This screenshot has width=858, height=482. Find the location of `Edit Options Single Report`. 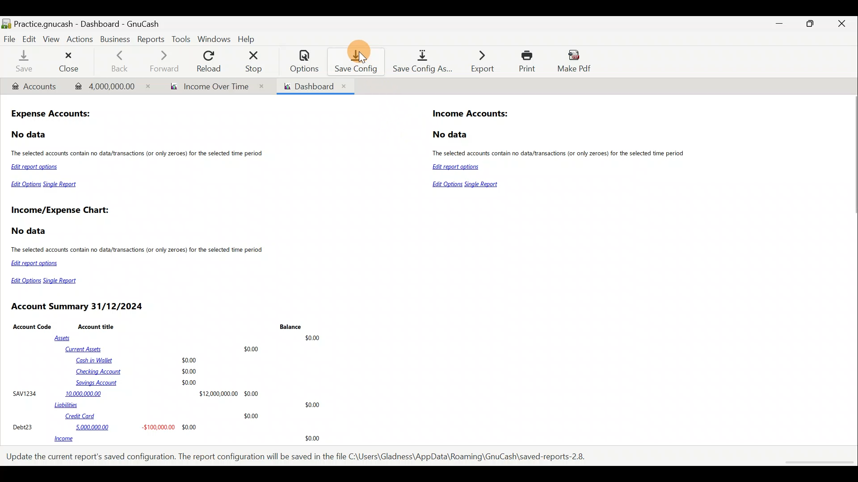

Edit Options Single Report is located at coordinates (47, 281).